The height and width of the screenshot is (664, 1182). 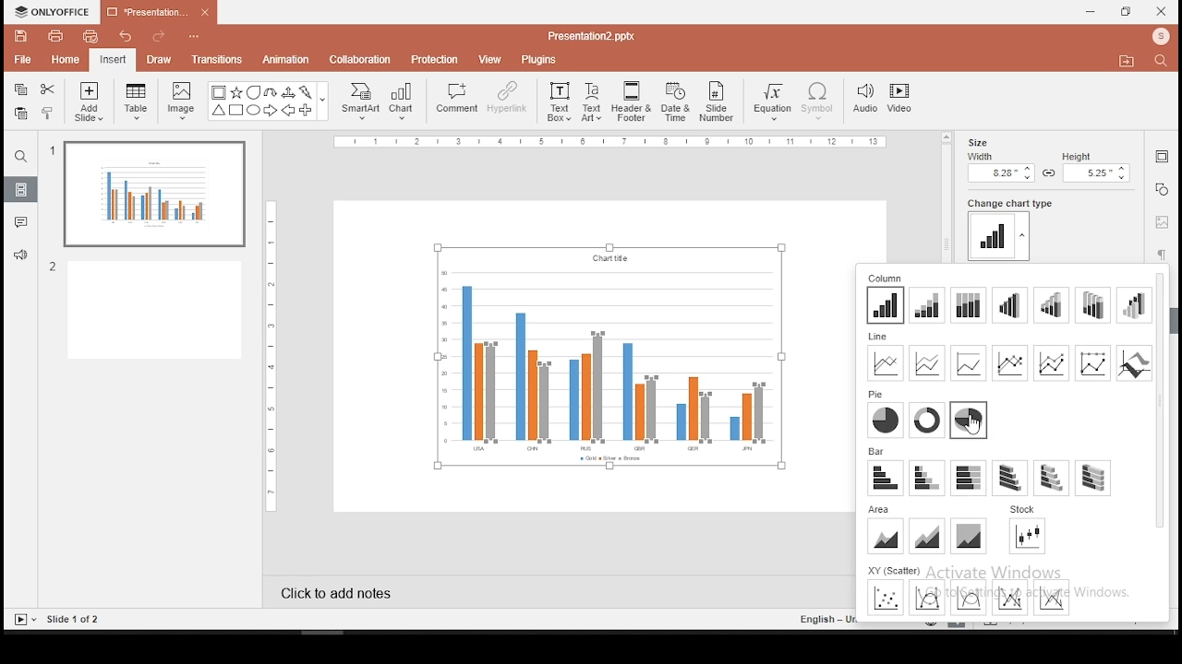 I want to click on bar 3, so click(x=968, y=479).